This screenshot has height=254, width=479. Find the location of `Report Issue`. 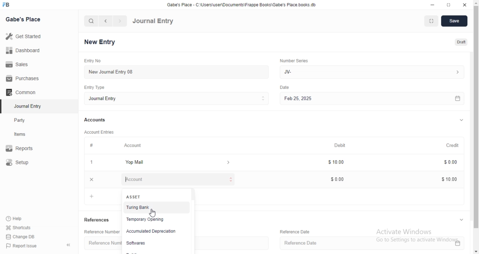

Report Issue is located at coordinates (25, 246).